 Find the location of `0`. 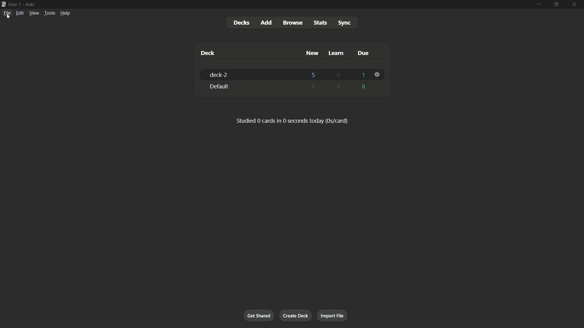

0 is located at coordinates (339, 76).